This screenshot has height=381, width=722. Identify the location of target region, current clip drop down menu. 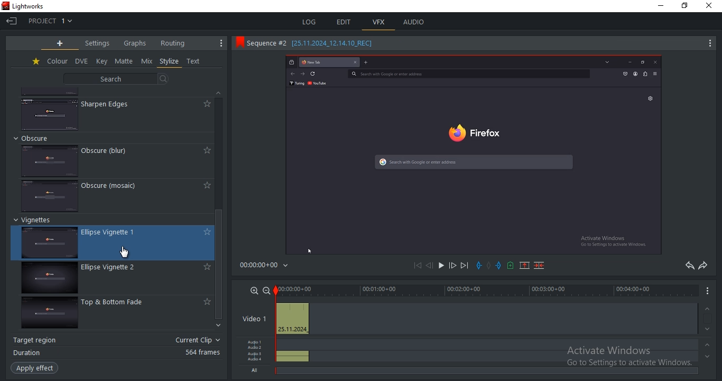
(117, 339).